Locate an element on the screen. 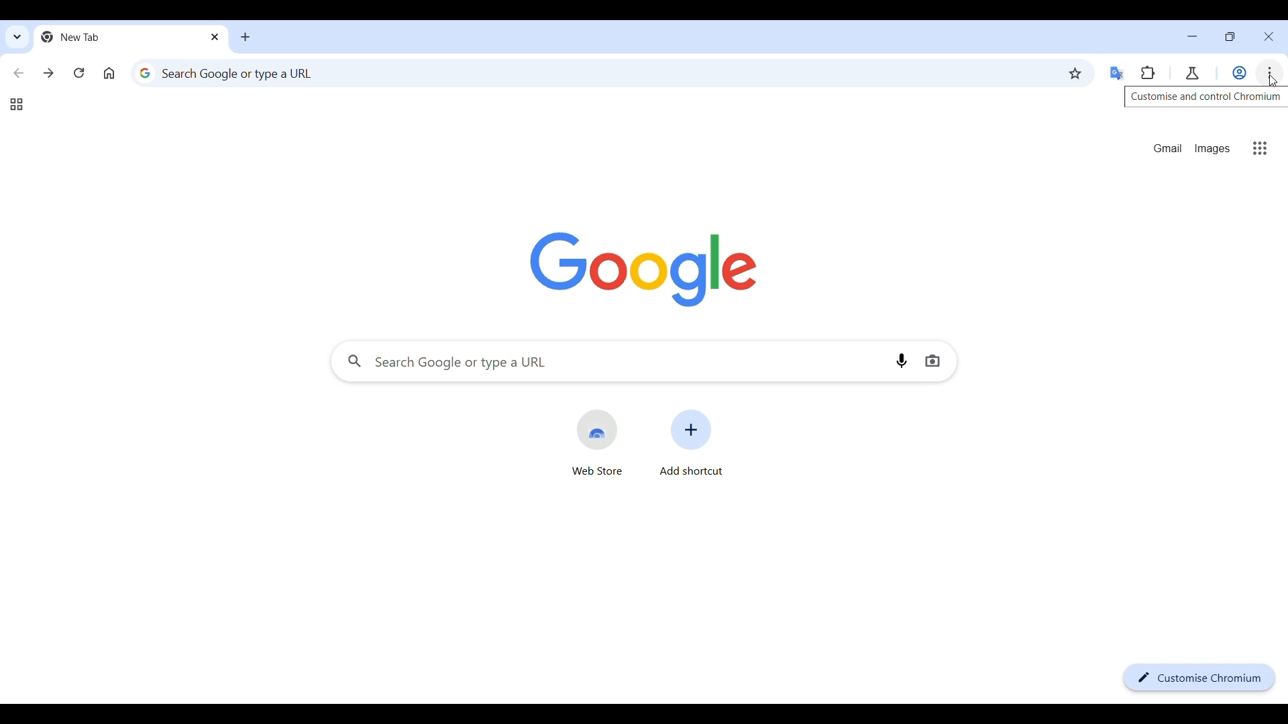 This screenshot has width=1288, height=724. Search tabs is located at coordinates (18, 37).